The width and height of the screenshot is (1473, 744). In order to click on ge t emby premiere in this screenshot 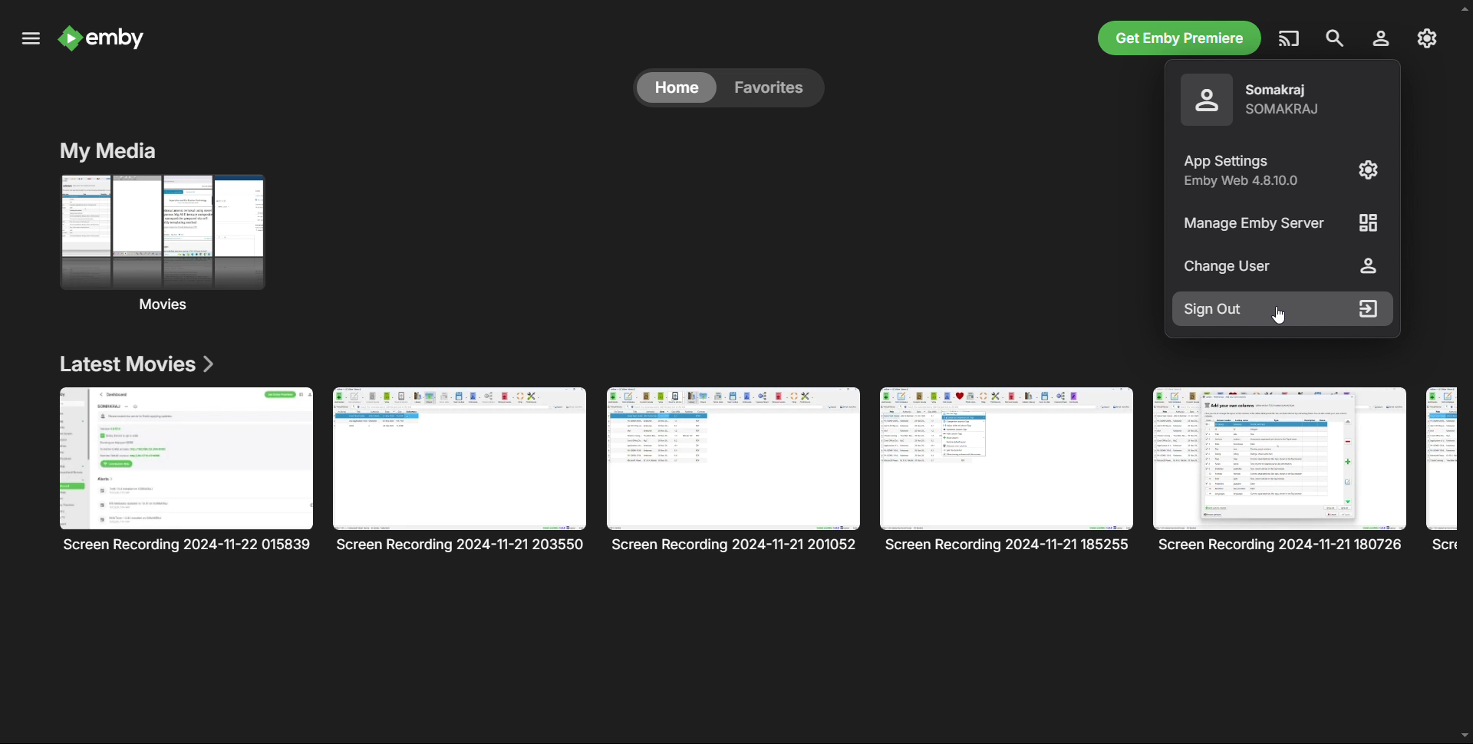, I will do `click(1178, 37)`.